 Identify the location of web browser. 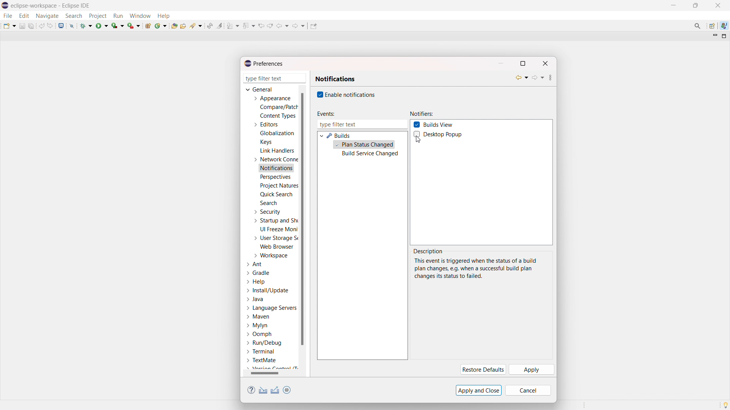
(277, 246).